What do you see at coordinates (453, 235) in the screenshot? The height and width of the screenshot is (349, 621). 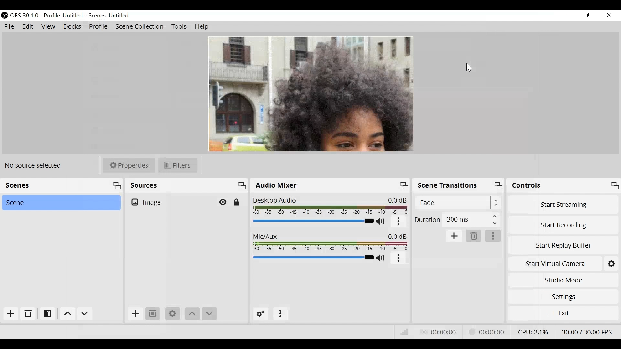 I see `New Scene Transition` at bounding box center [453, 235].